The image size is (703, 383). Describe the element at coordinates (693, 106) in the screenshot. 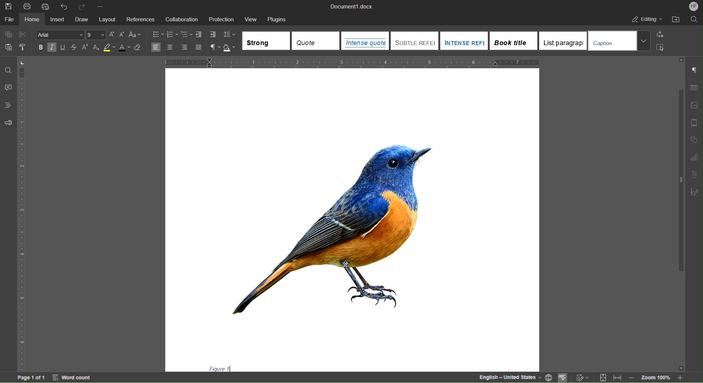

I see `Insert Image` at that location.